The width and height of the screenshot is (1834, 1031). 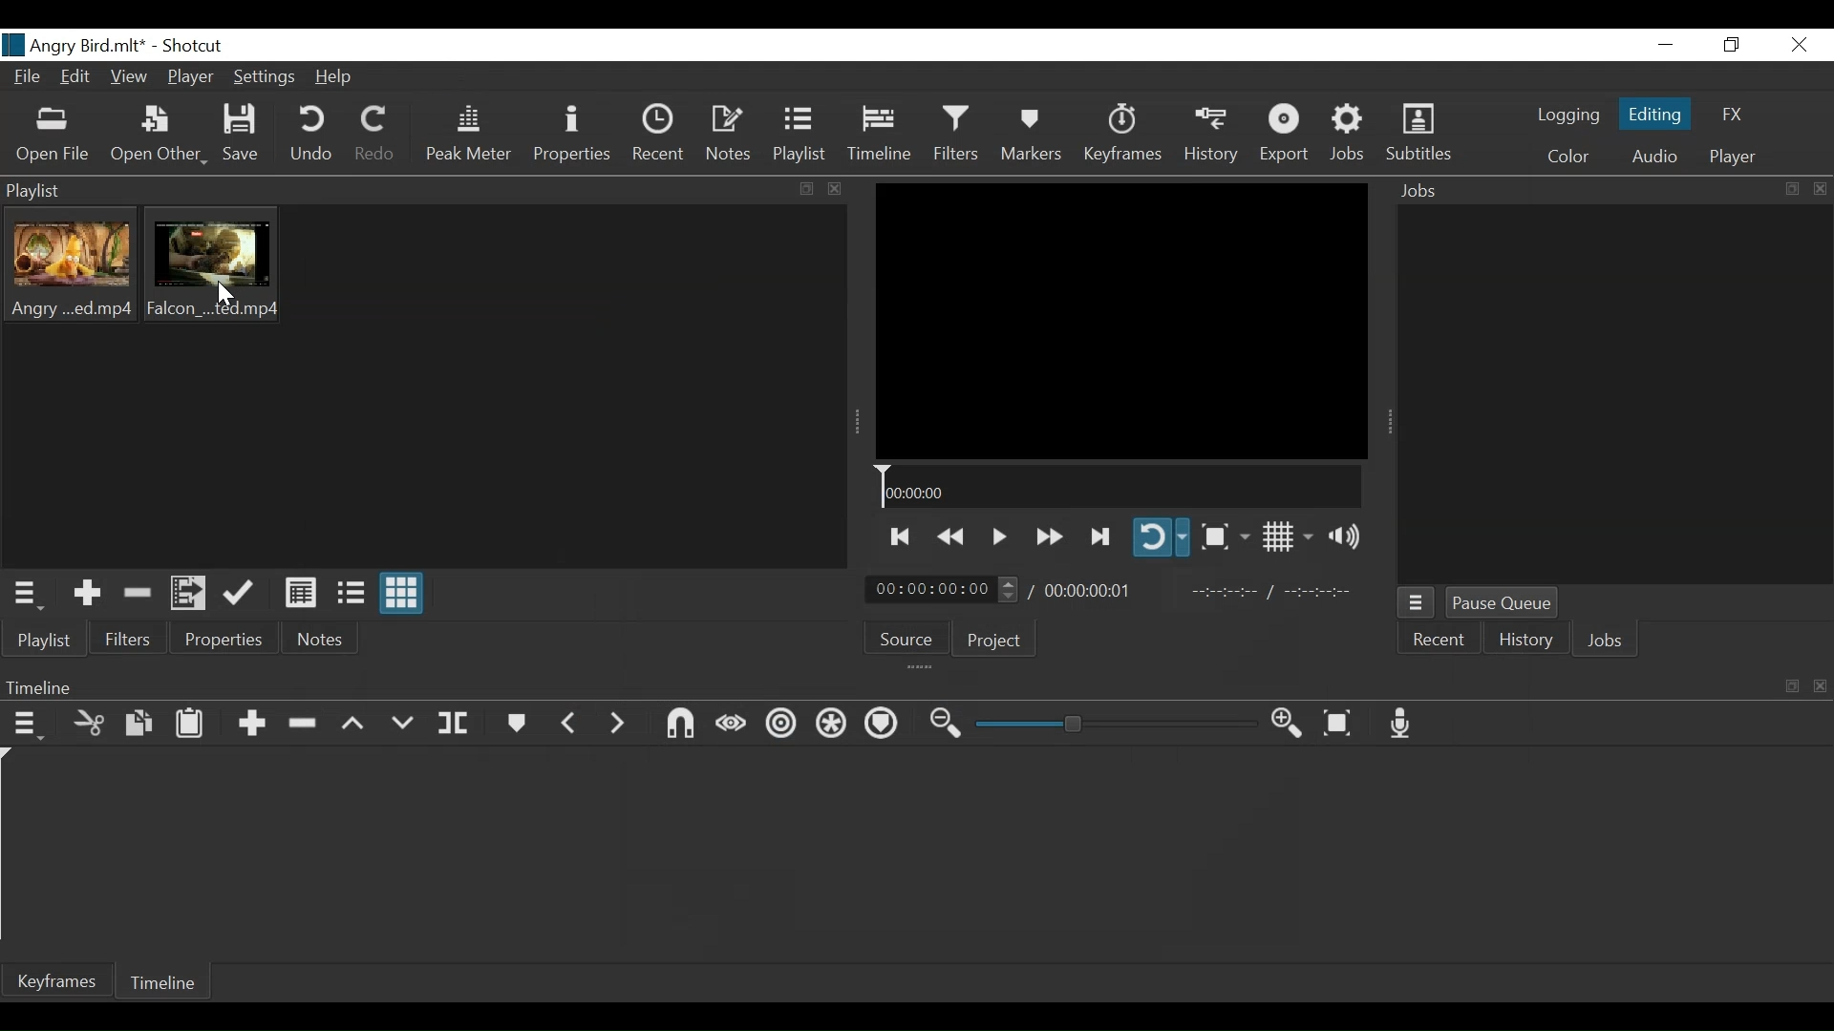 I want to click on Markers, so click(x=515, y=724).